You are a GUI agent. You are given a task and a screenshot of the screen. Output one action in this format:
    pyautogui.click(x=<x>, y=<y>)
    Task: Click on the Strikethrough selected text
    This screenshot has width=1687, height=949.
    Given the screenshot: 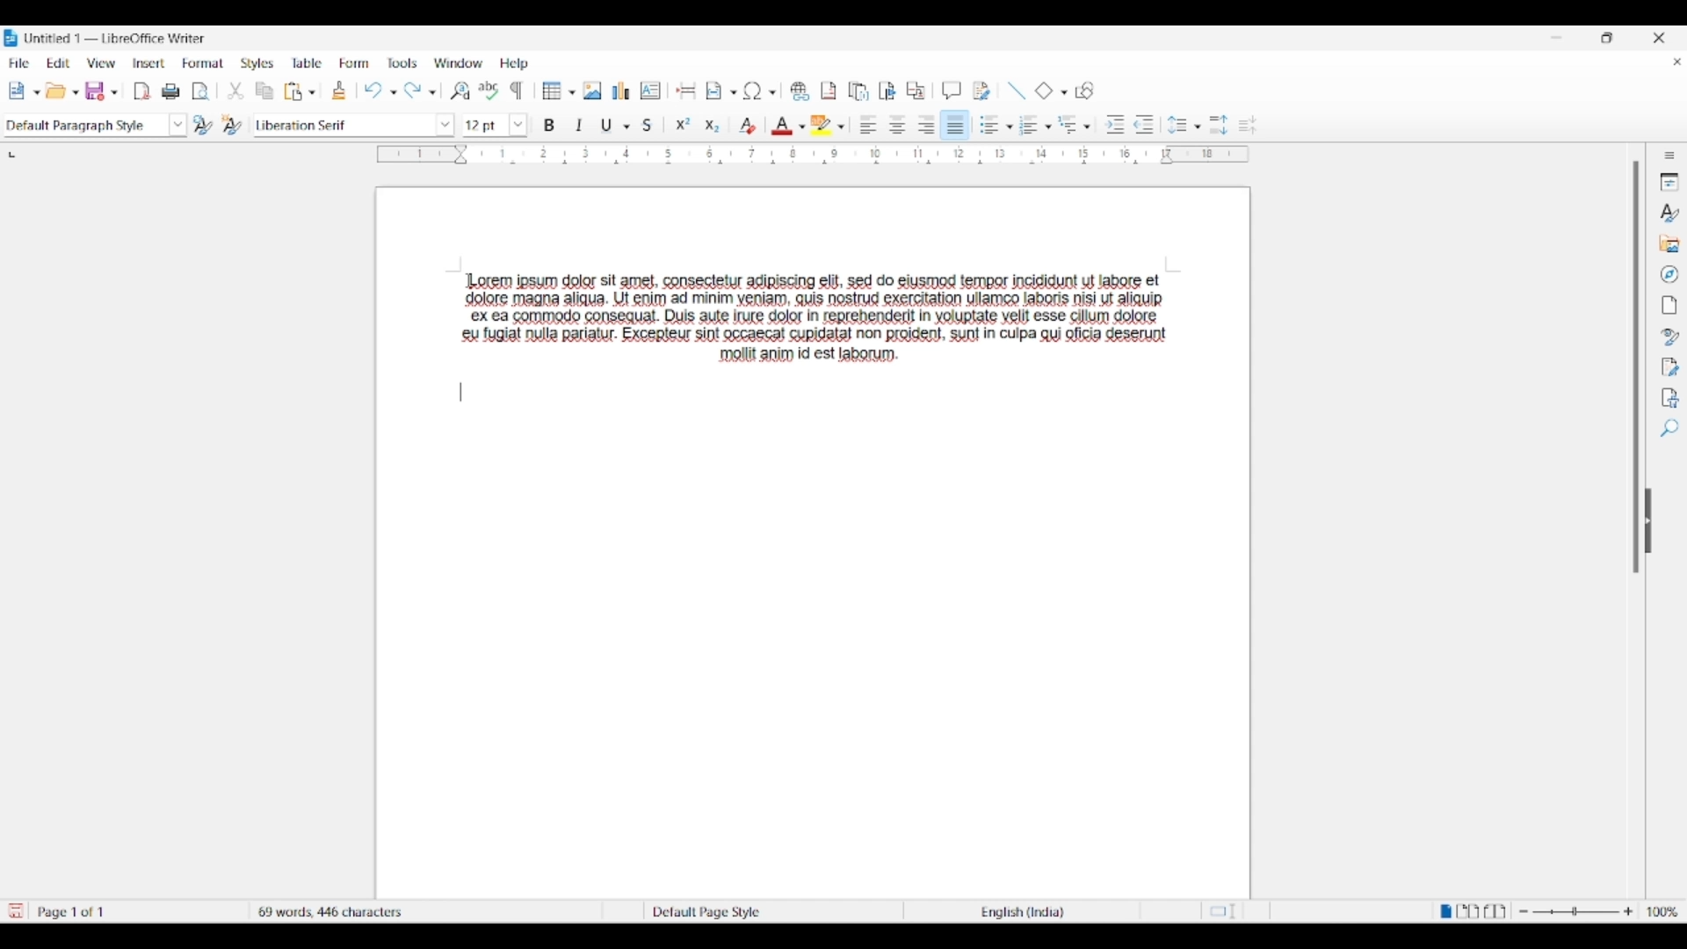 What is the action you would take?
    pyautogui.click(x=648, y=124)
    